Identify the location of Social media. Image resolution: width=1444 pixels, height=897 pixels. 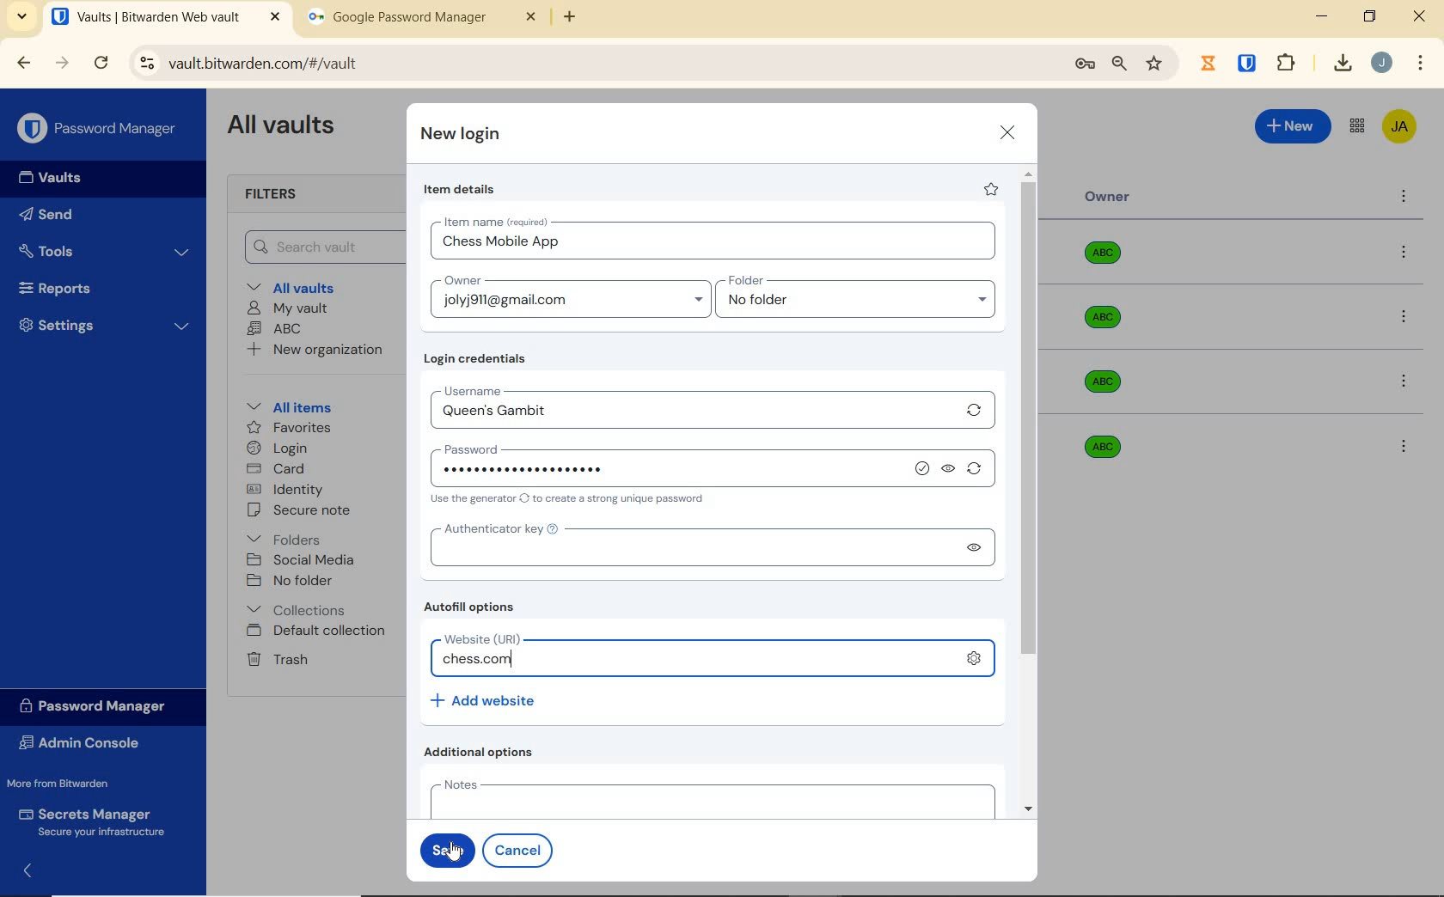
(299, 559).